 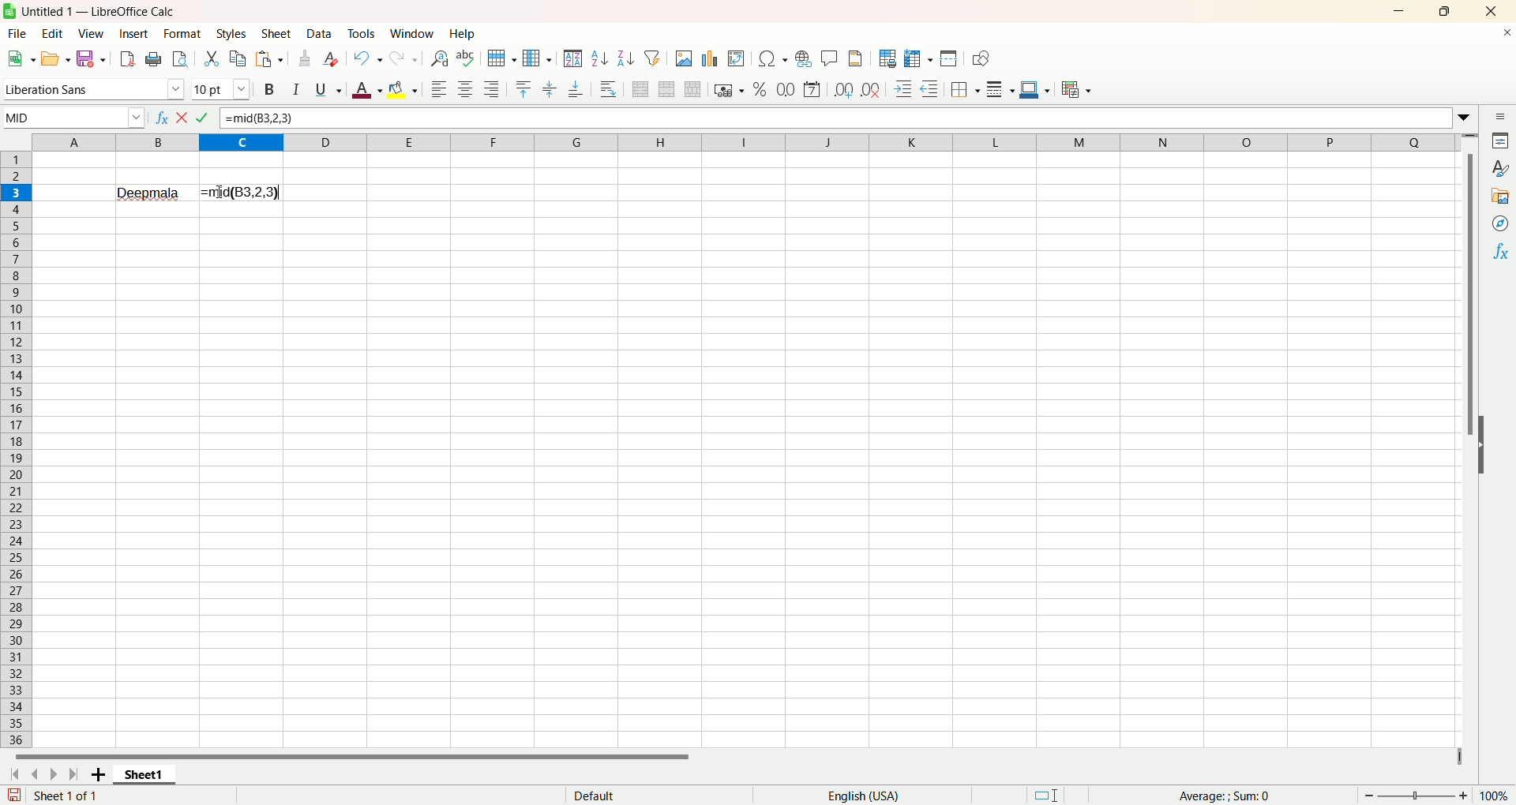 I want to click on Row , so click(x=19, y=448).